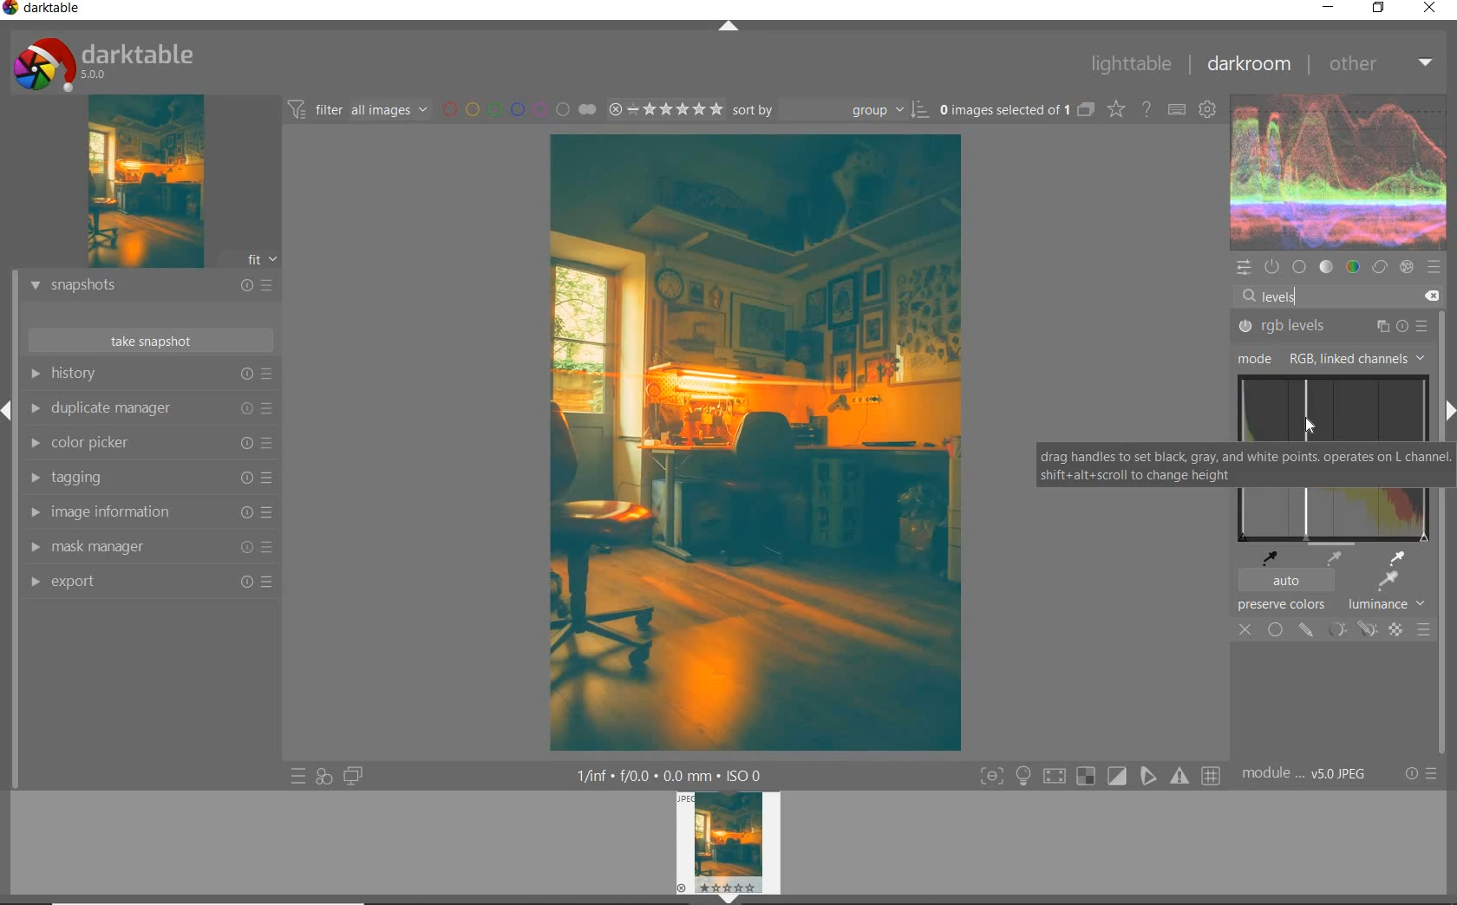 Image resolution: width=1457 pixels, height=905 pixels. Describe the element at coordinates (1331, 327) in the screenshot. I see `rgb levels` at that location.